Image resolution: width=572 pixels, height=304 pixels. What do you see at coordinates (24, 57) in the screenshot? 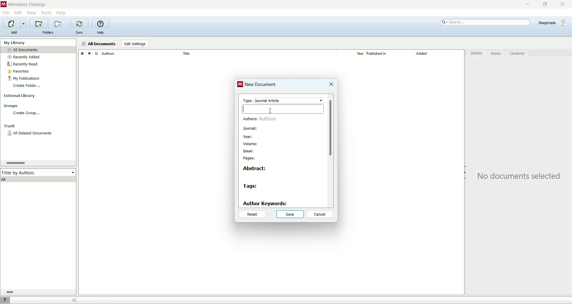
I see `recently added` at bounding box center [24, 57].